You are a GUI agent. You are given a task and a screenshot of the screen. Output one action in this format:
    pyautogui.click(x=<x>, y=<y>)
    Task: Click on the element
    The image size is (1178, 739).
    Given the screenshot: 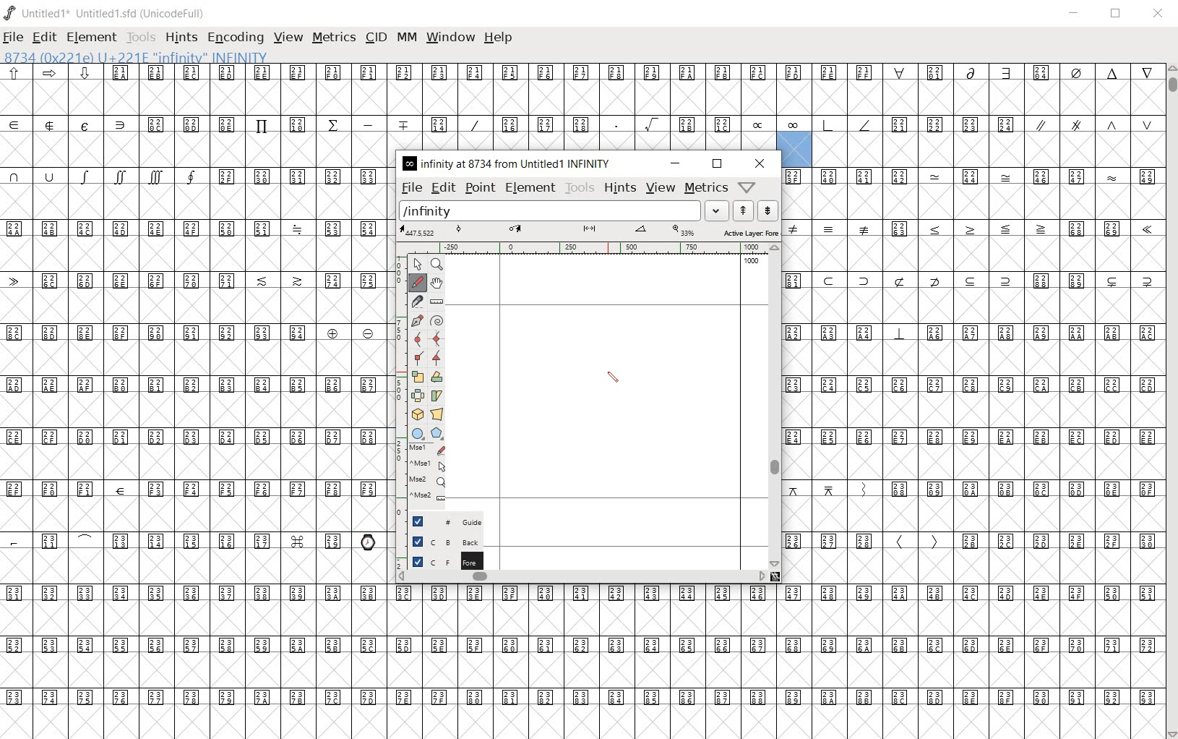 What is the action you would take?
    pyautogui.click(x=93, y=37)
    